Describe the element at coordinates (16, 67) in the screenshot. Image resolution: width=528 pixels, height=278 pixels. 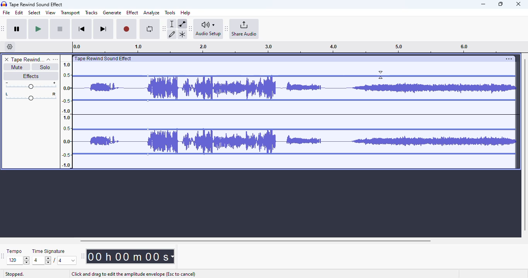
I see `mute` at that location.